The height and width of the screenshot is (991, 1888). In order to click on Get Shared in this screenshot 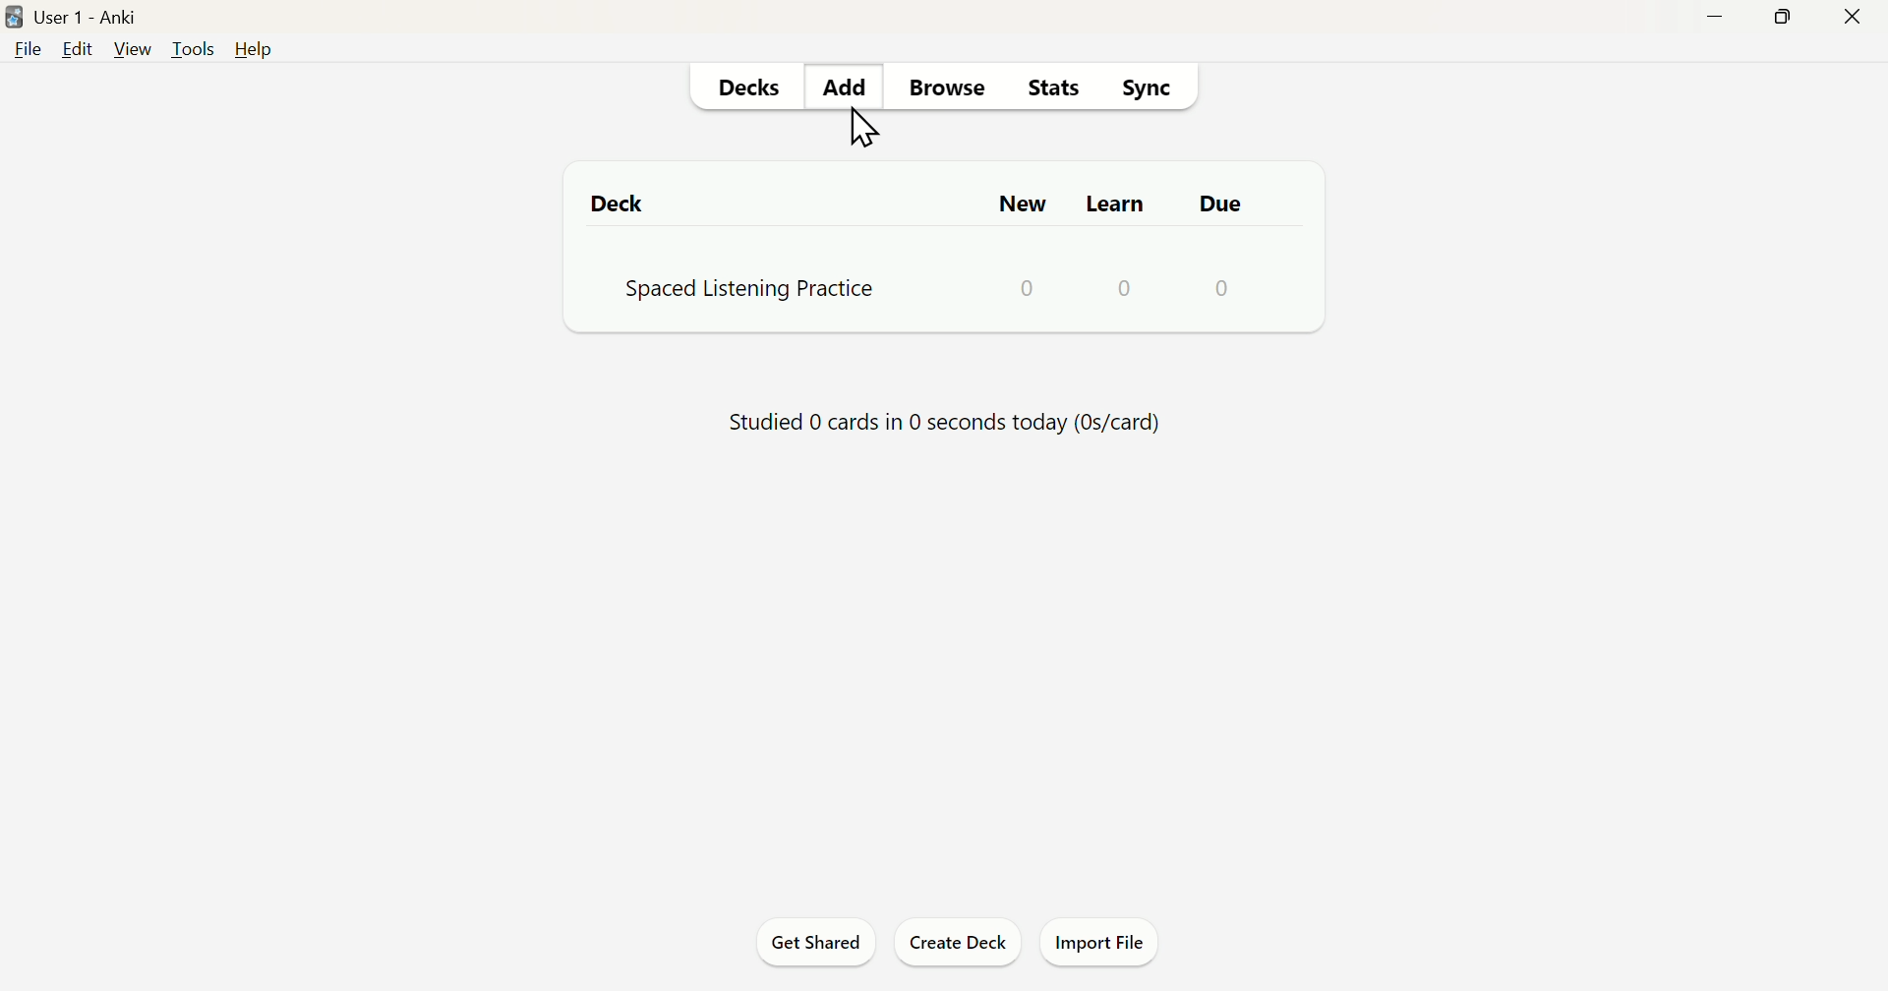, I will do `click(813, 939)`.